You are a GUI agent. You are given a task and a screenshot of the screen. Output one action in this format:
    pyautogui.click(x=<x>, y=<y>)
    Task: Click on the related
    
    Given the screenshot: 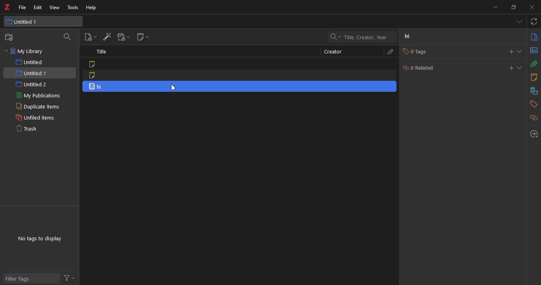 What is the action you would take?
    pyautogui.click(x=533, y=118)
    